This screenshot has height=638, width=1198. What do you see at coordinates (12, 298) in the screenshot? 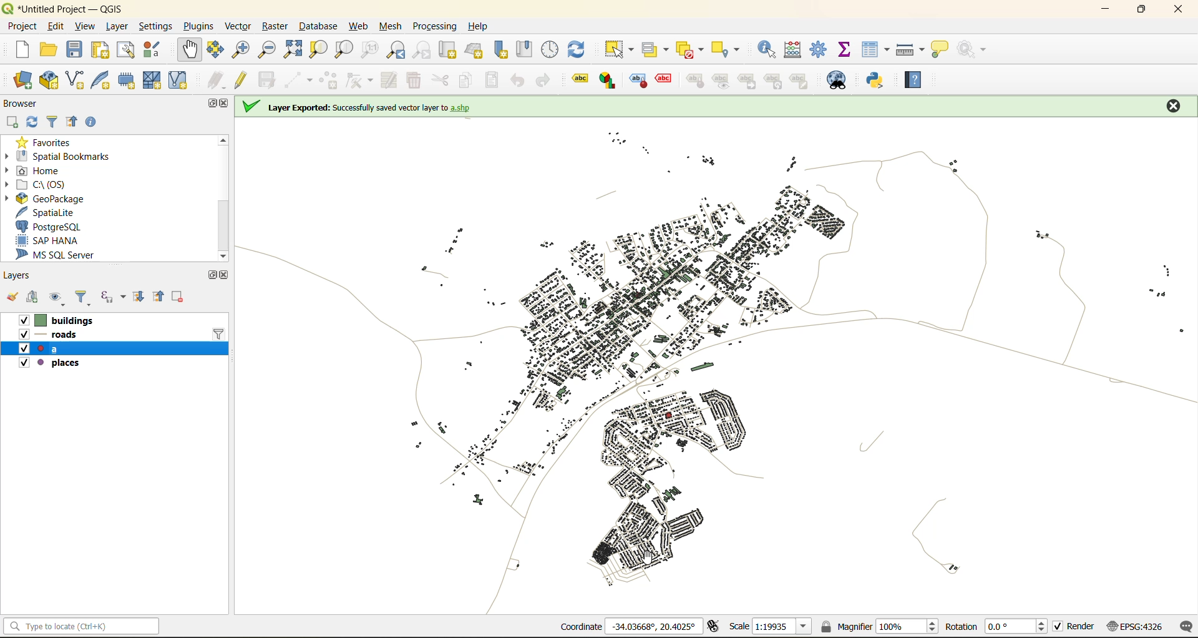
I see `open` at bounding box center [12, 298].